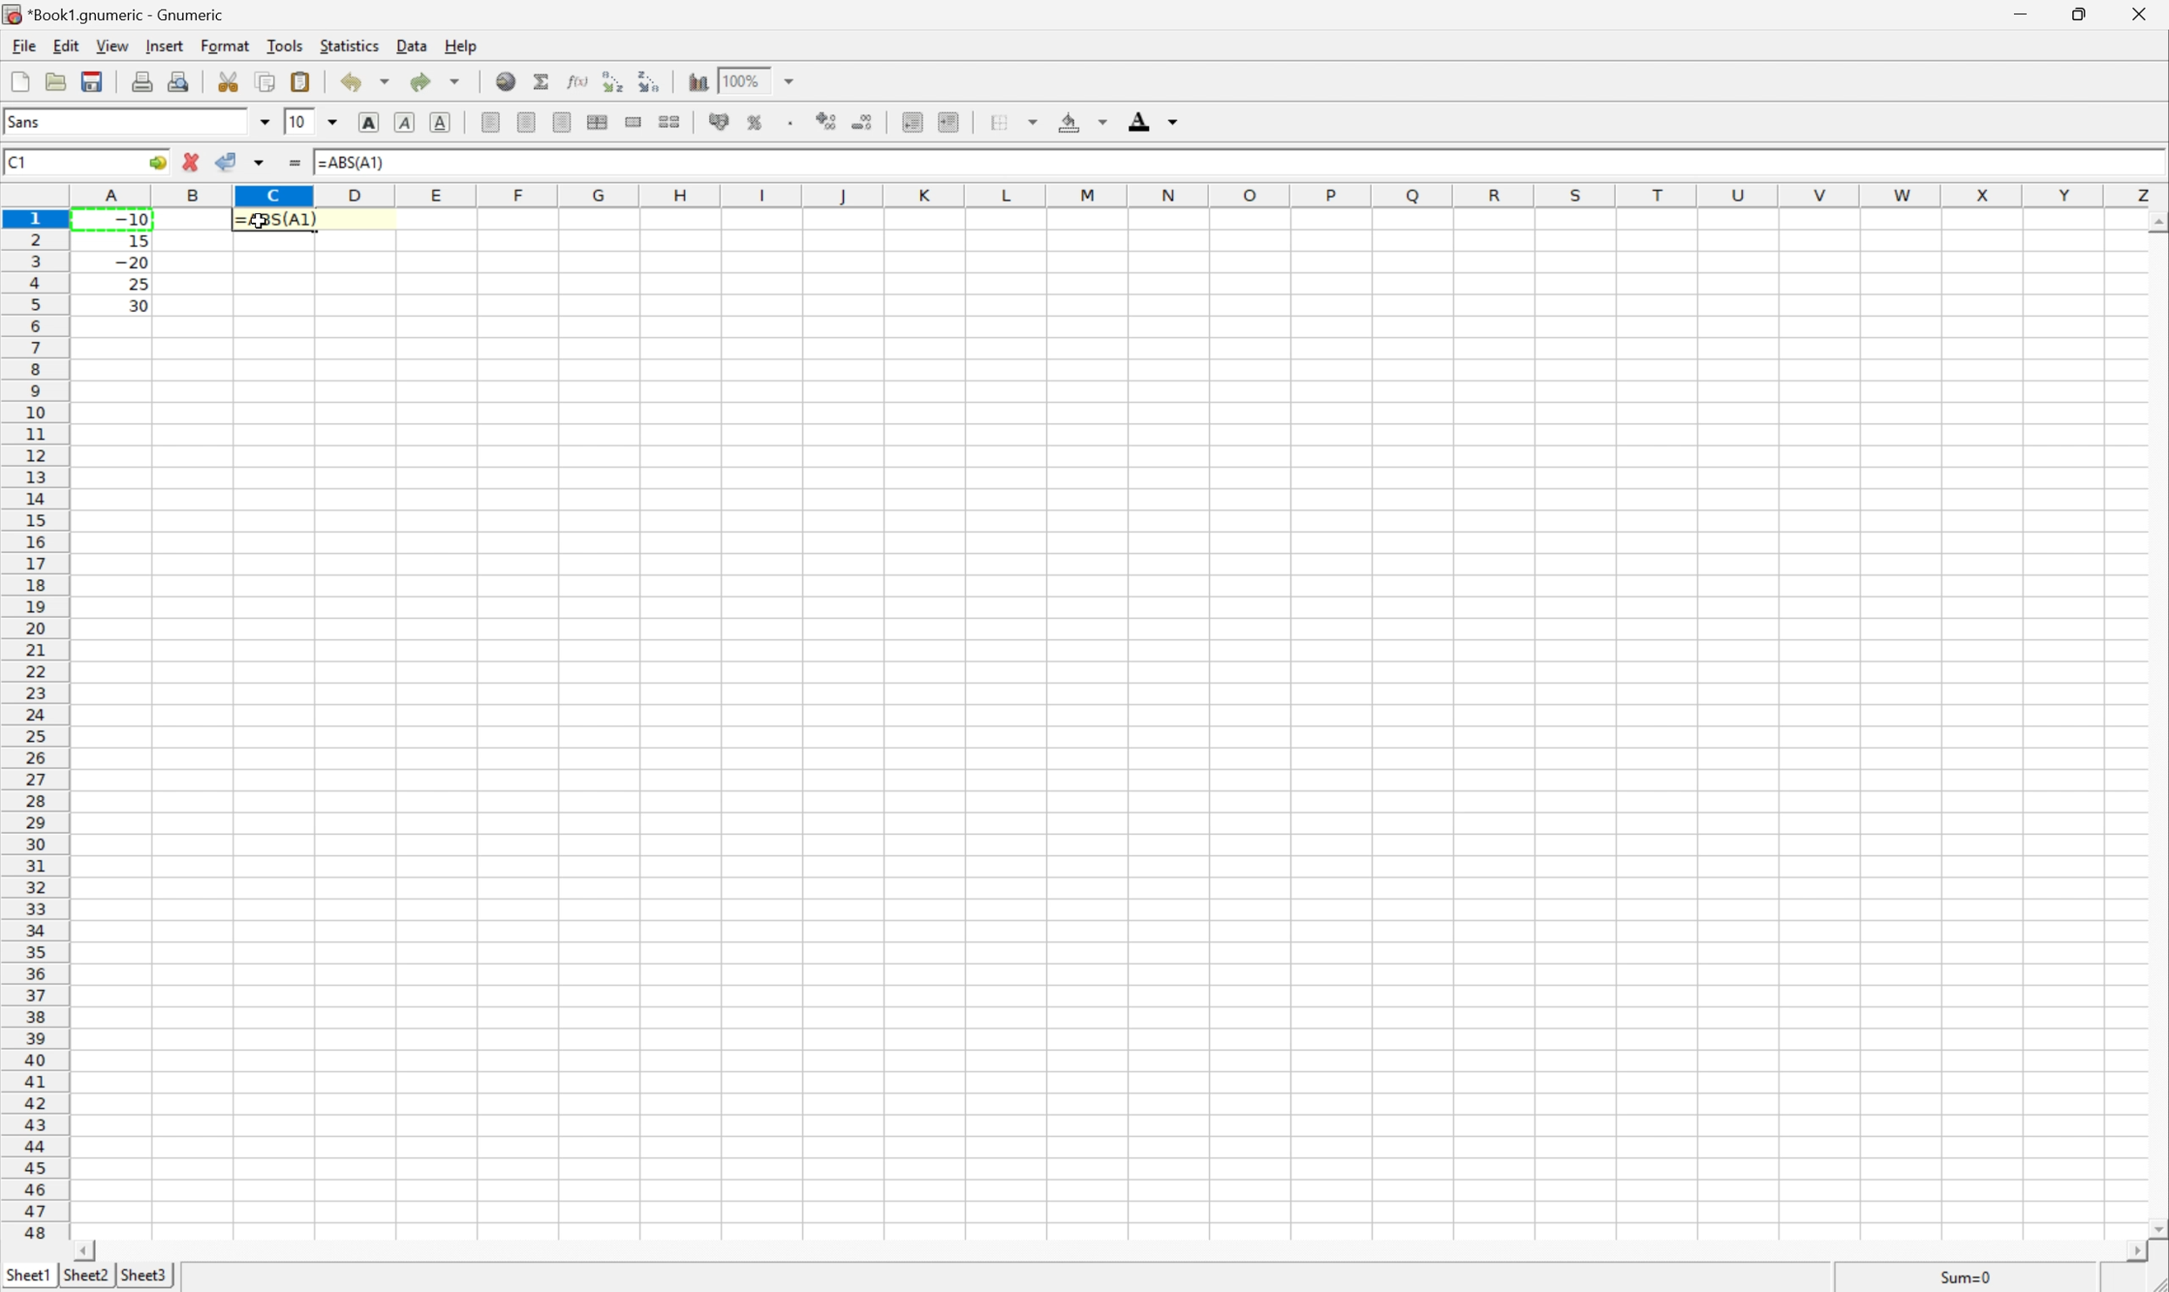 This screenshot has height=1292, width=2169. Describe the element at coordinates (1967, 1278) in the screenshot. I see `Sum =-10` at that location.